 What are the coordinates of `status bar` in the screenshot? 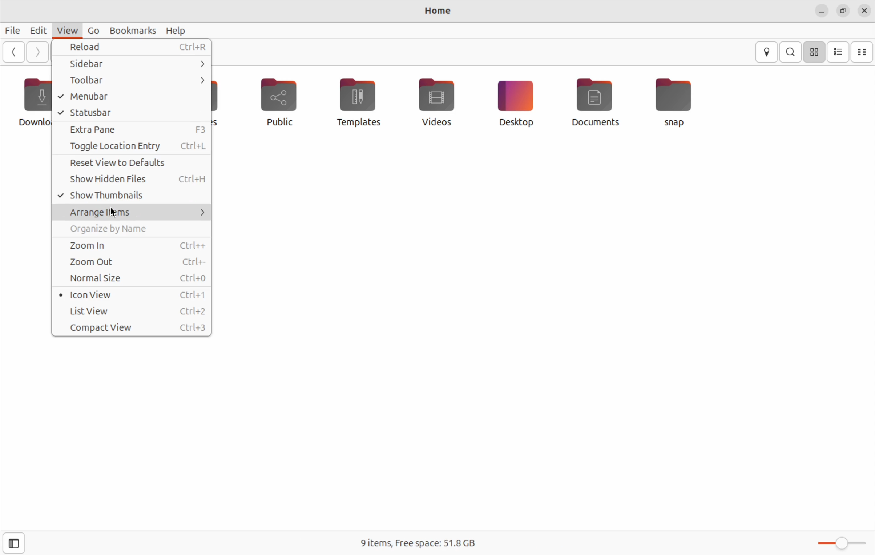 It's located at (132, 112).